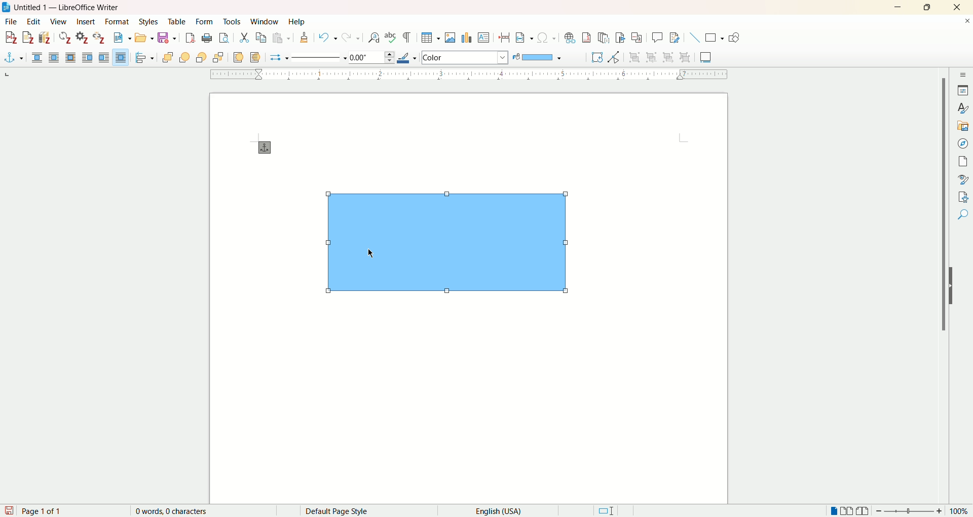 The image size is (973, 517). Describe the element at coordinates (572, 38) in the screenshot. I see `insert hyperlink` at that location.